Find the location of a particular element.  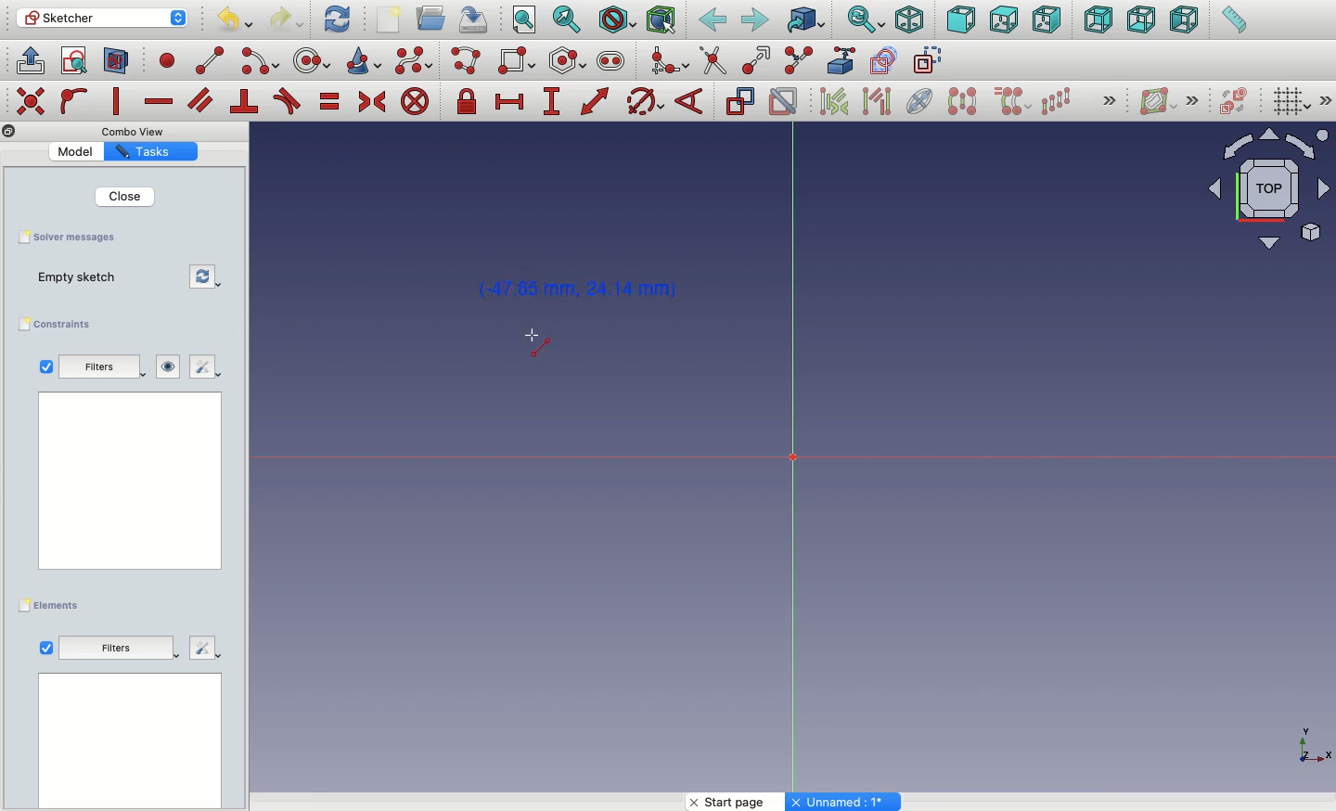

Constrain lock is located at coordinates (469, 101).